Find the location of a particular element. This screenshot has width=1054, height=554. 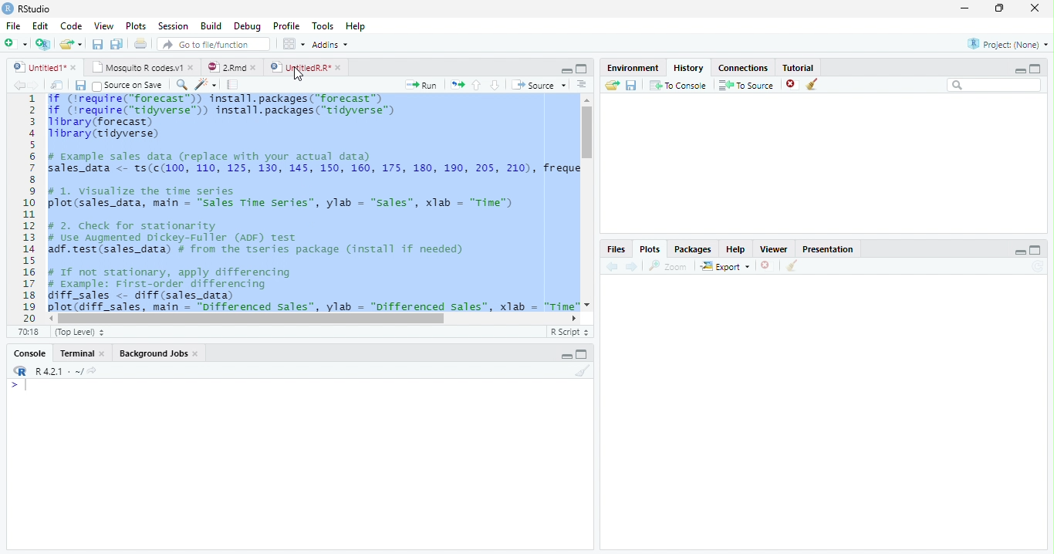

View is located at coordinates (103, 26).